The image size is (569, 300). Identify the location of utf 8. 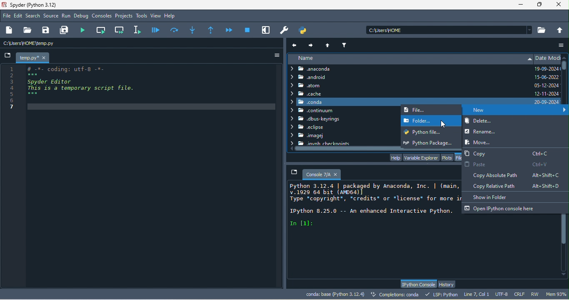
(502, 295).